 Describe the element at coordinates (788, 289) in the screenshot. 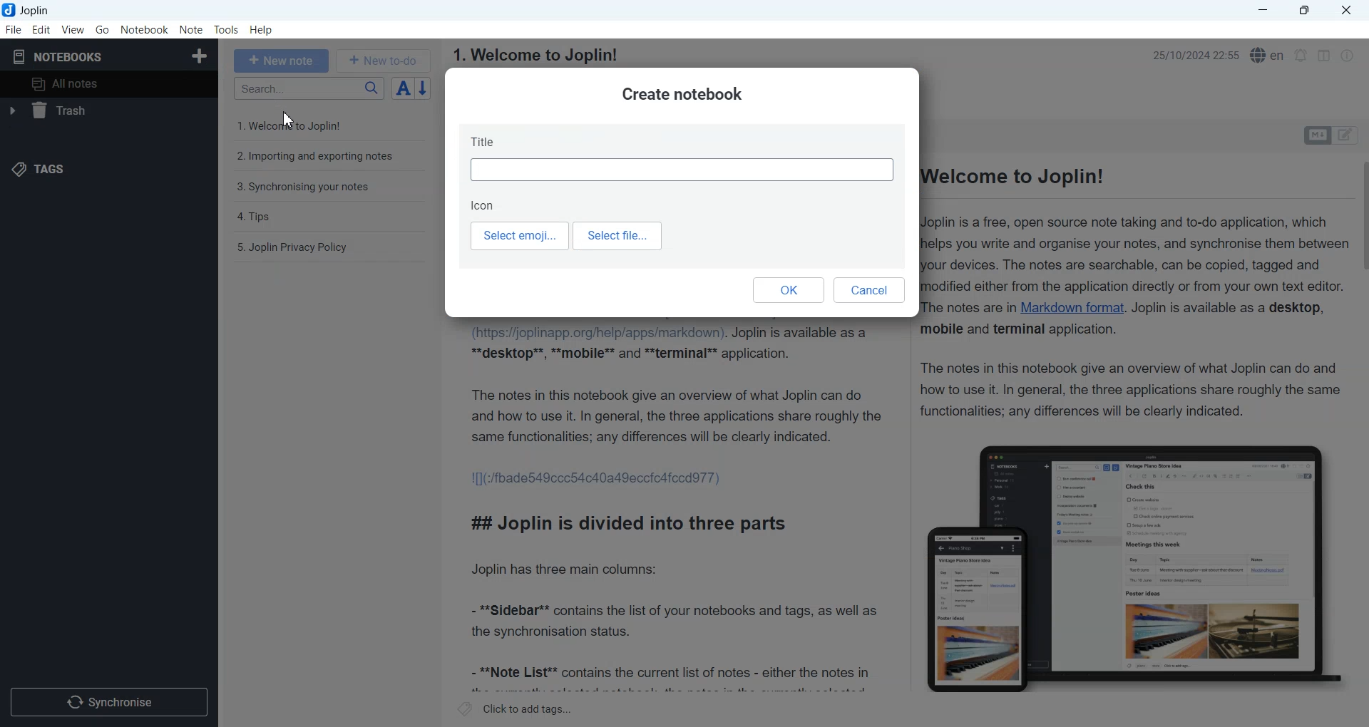

I see `OK` at that location.